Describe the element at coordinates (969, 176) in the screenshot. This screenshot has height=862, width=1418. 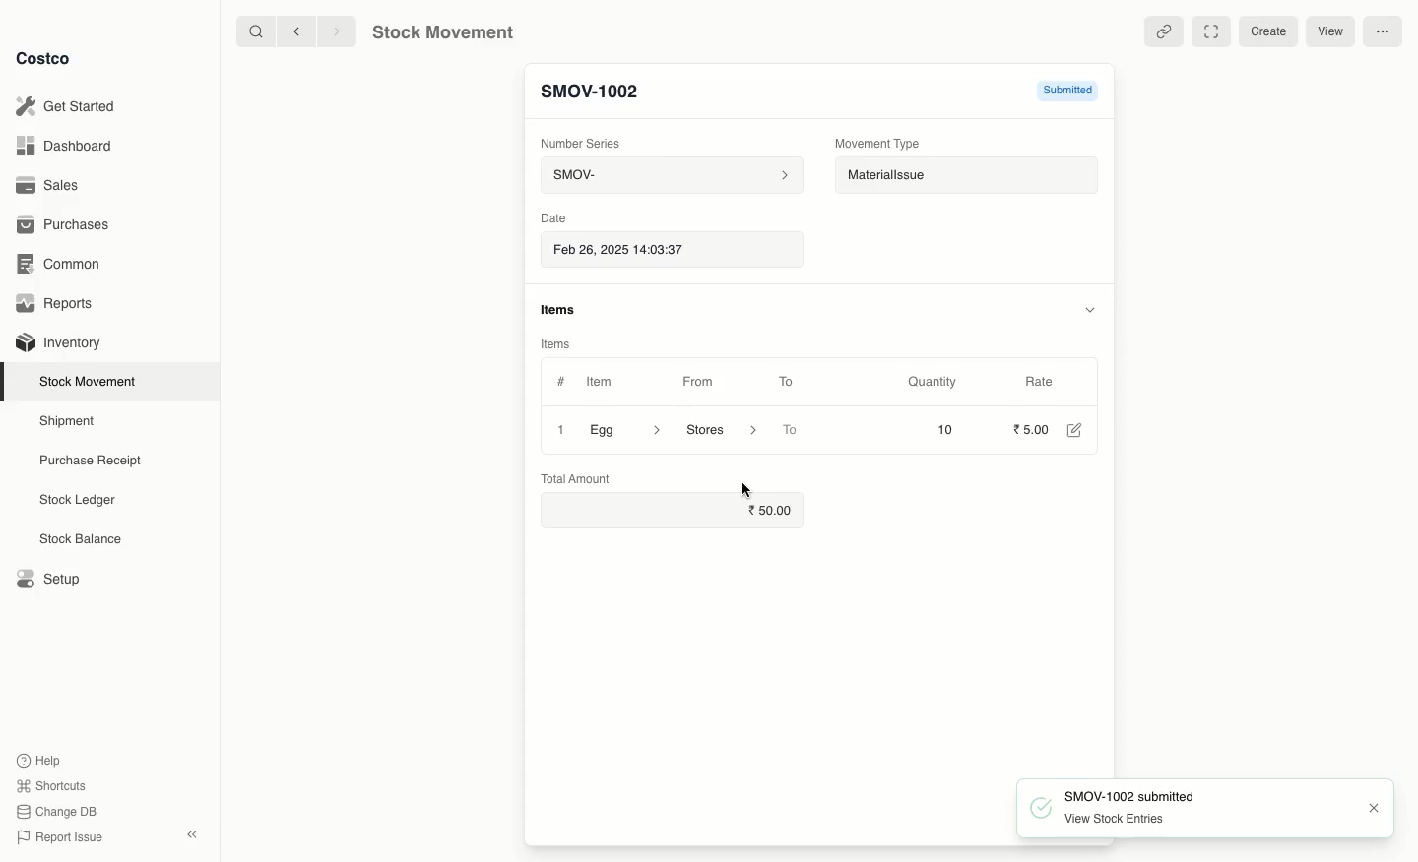
I see `Material Issue` at that location.